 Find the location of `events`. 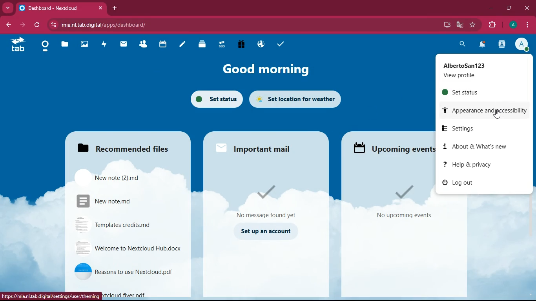

events is located at coordinates (400, 203).